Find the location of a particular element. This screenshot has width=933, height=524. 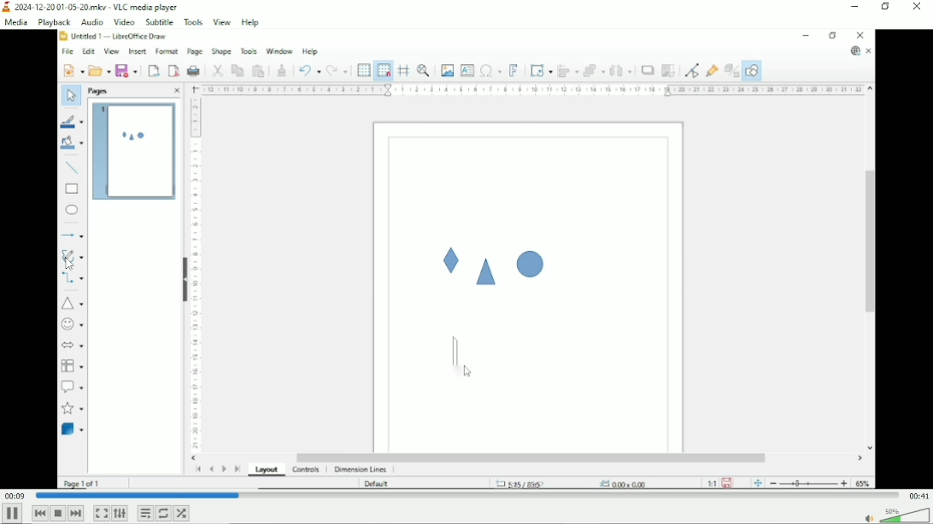

Show extended settings is located at coordinates (120, 513).